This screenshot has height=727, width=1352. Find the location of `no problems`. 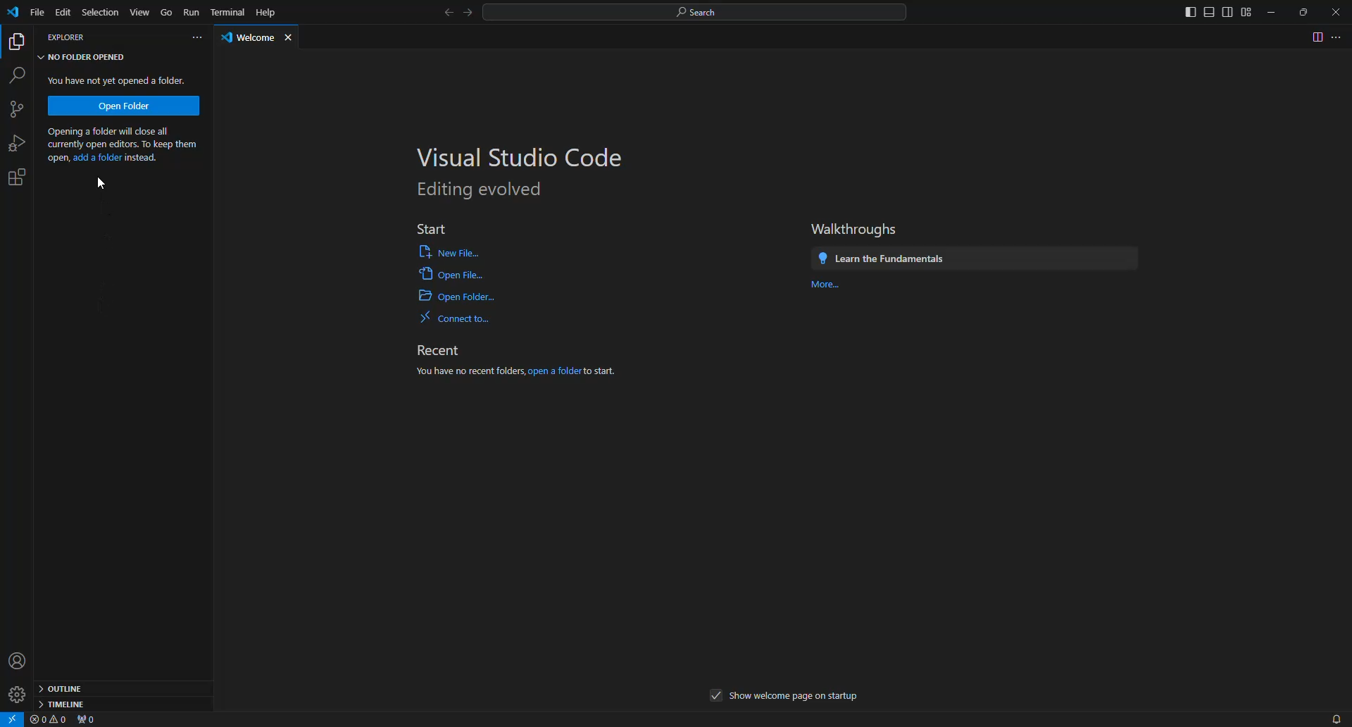

no problems is located at coordinates (49, 720).